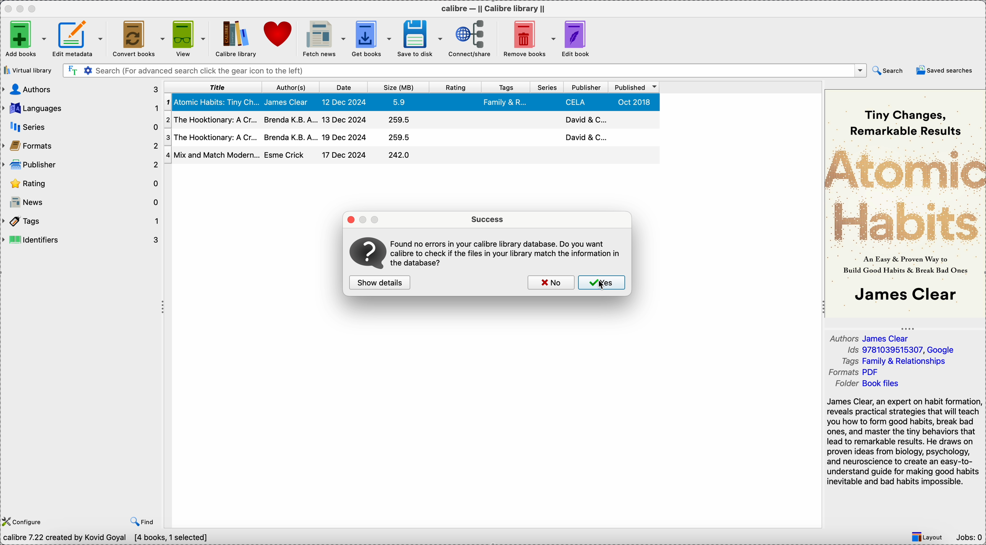  What do you see at coordinates (506, 87) in the screenshot?
I see `tags` at bounding box center [506, 87].